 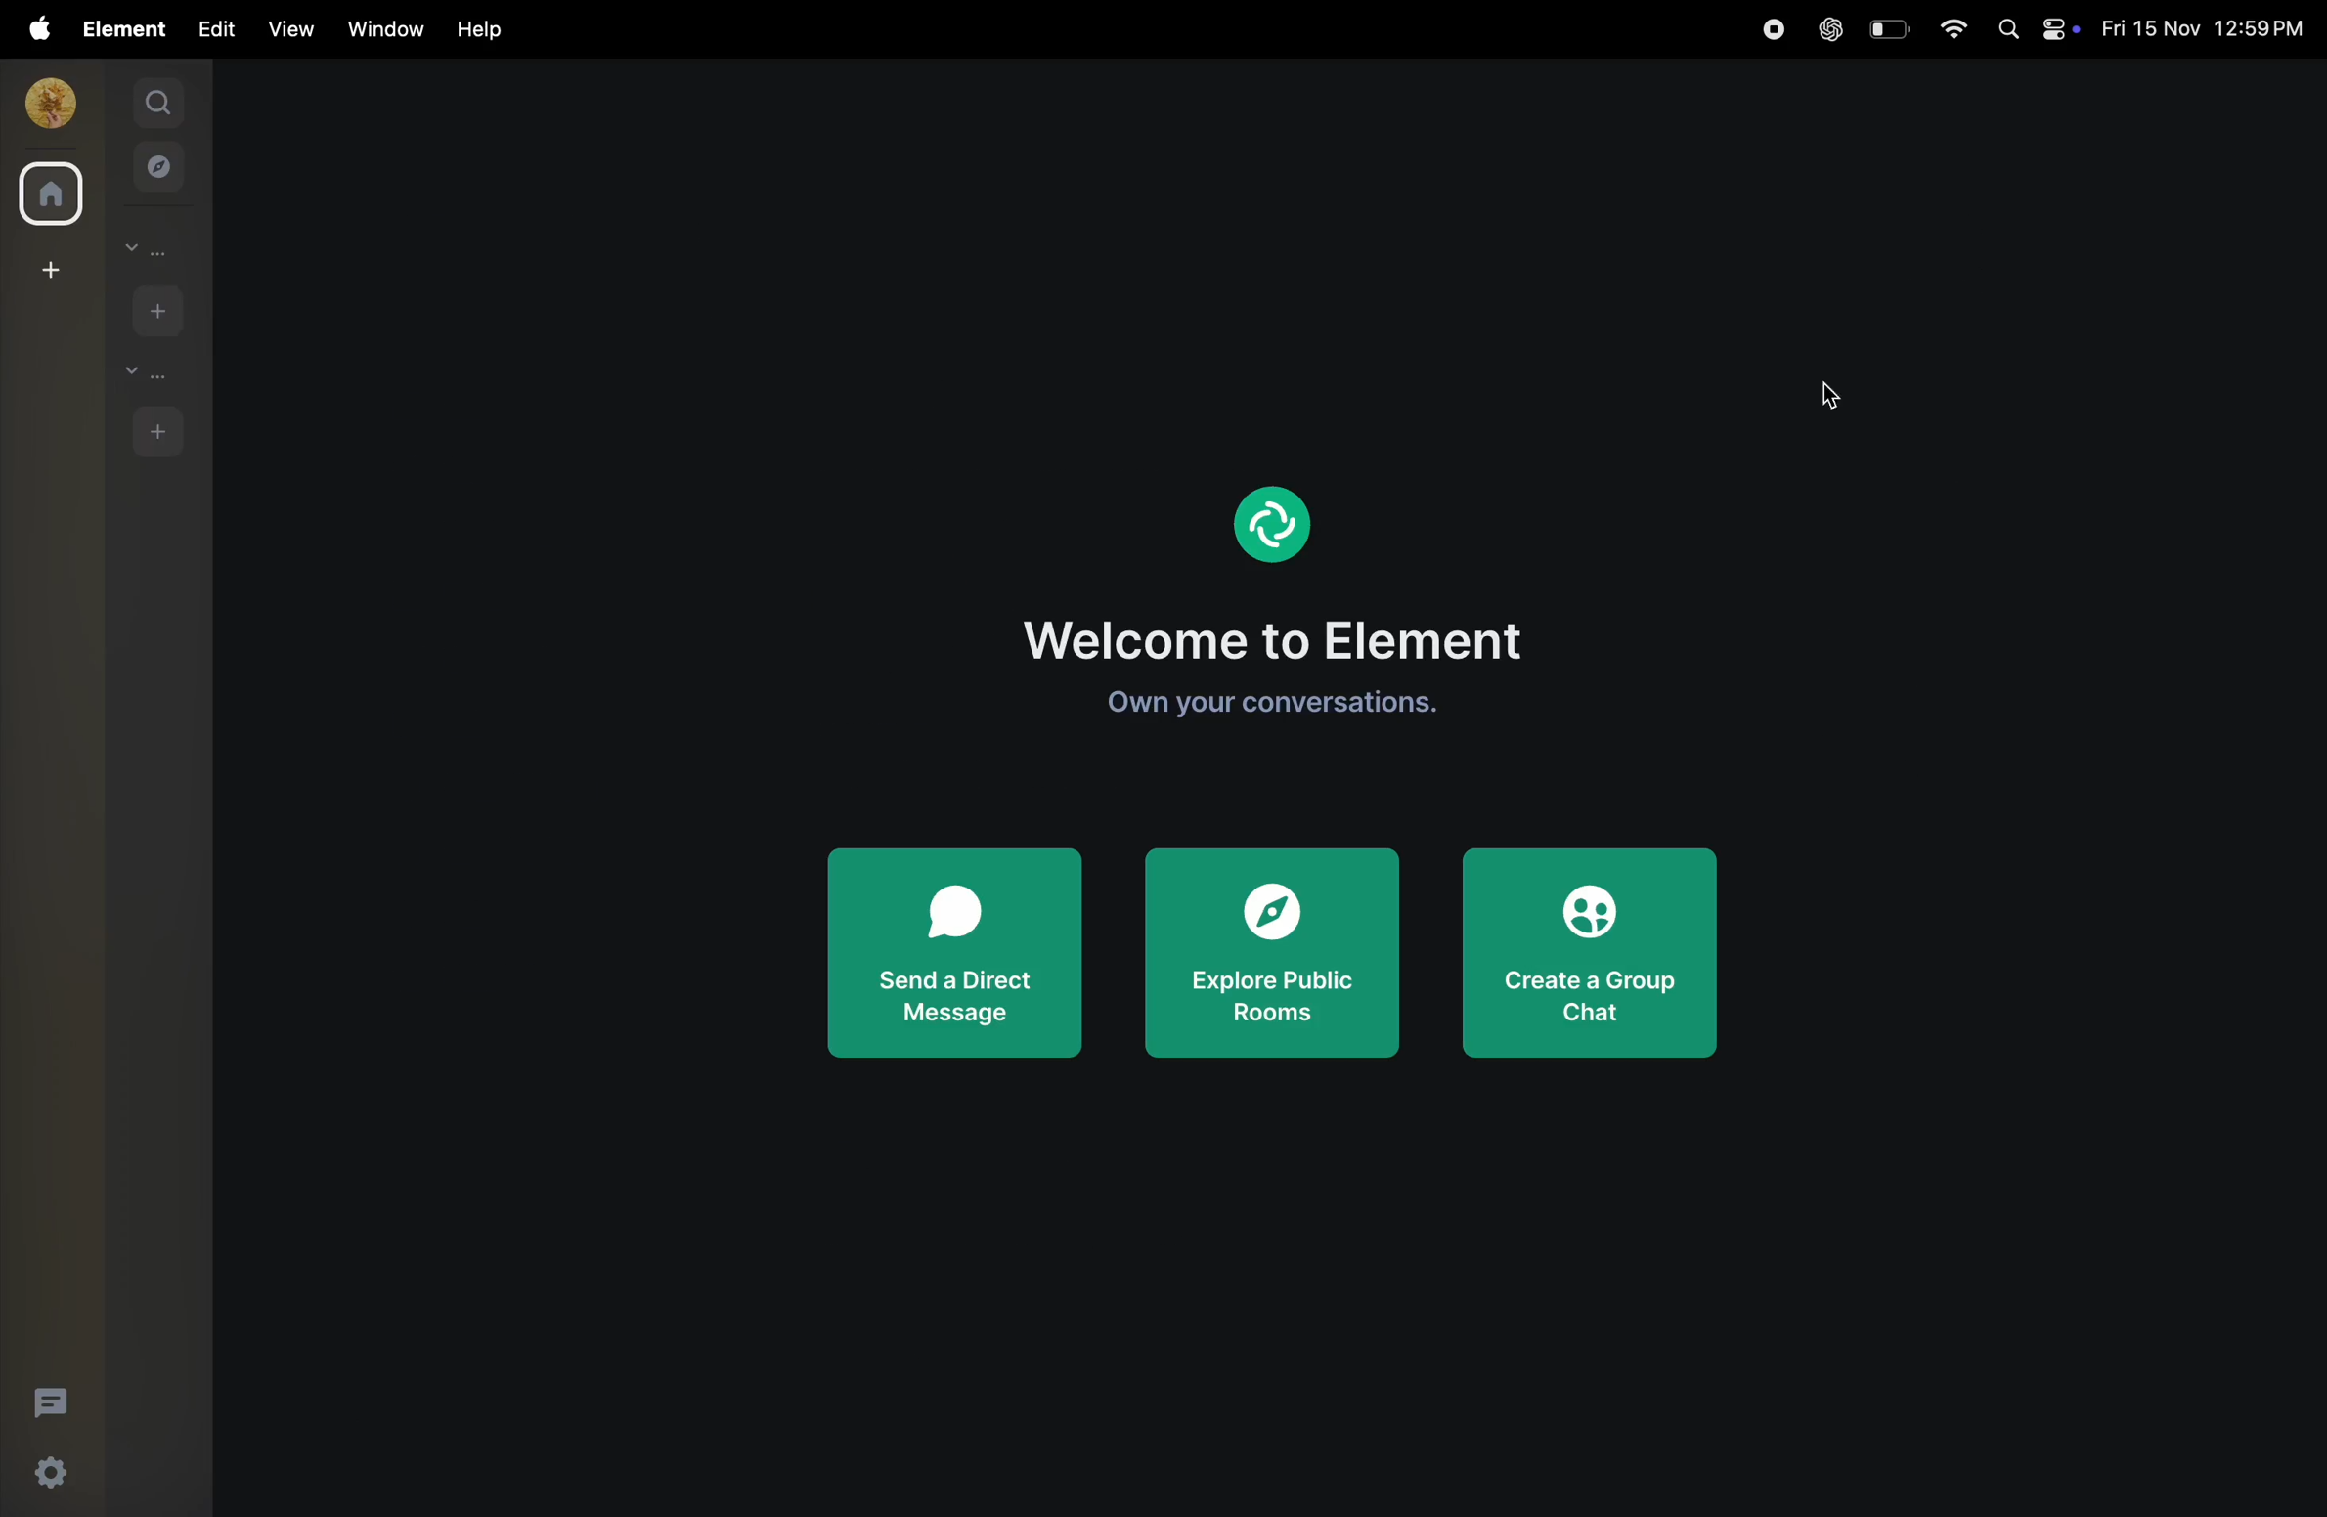 I want to click on get started, so click(x=1276, y=711).